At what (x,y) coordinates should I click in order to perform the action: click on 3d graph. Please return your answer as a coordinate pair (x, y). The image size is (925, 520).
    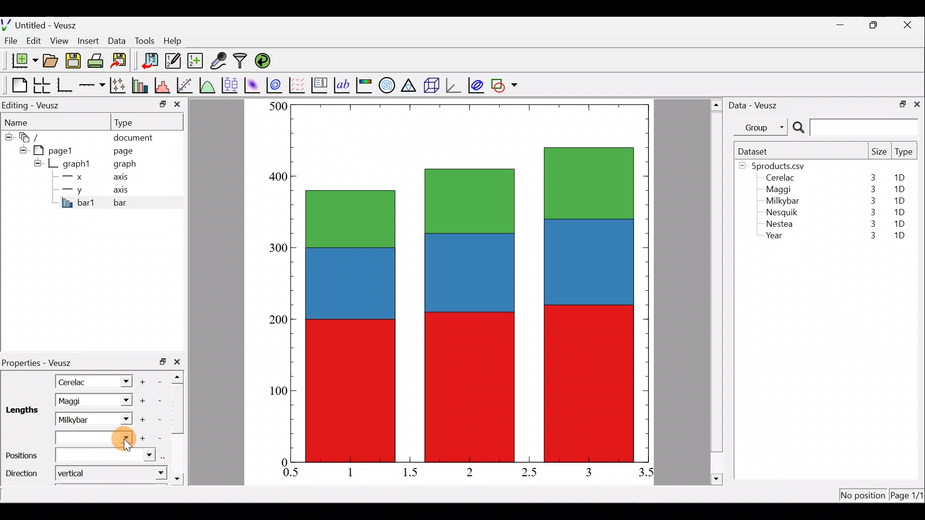
    Looking at the image, I should click on (453, 84).